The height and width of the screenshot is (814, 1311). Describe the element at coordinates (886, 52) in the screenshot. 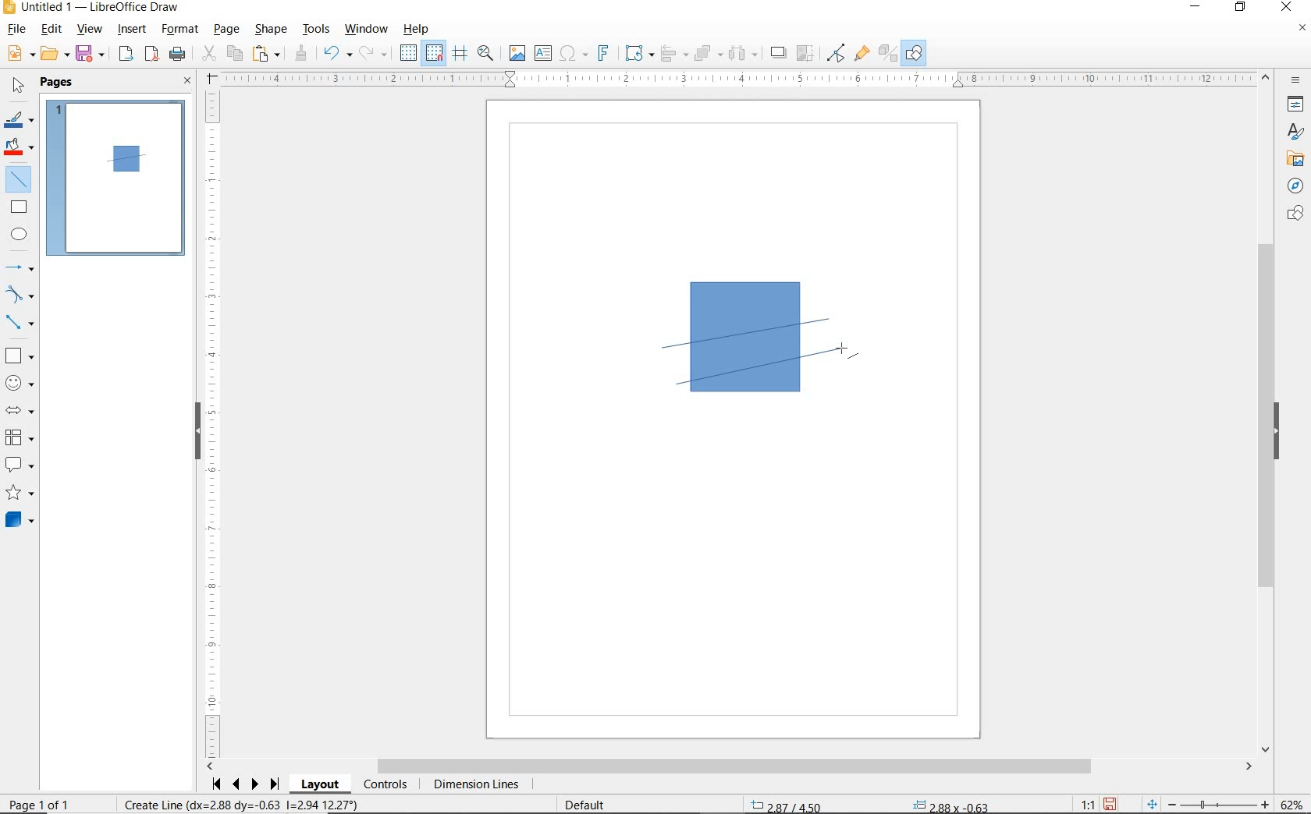

I see `TOGGLE EXTRUSION` at that location.